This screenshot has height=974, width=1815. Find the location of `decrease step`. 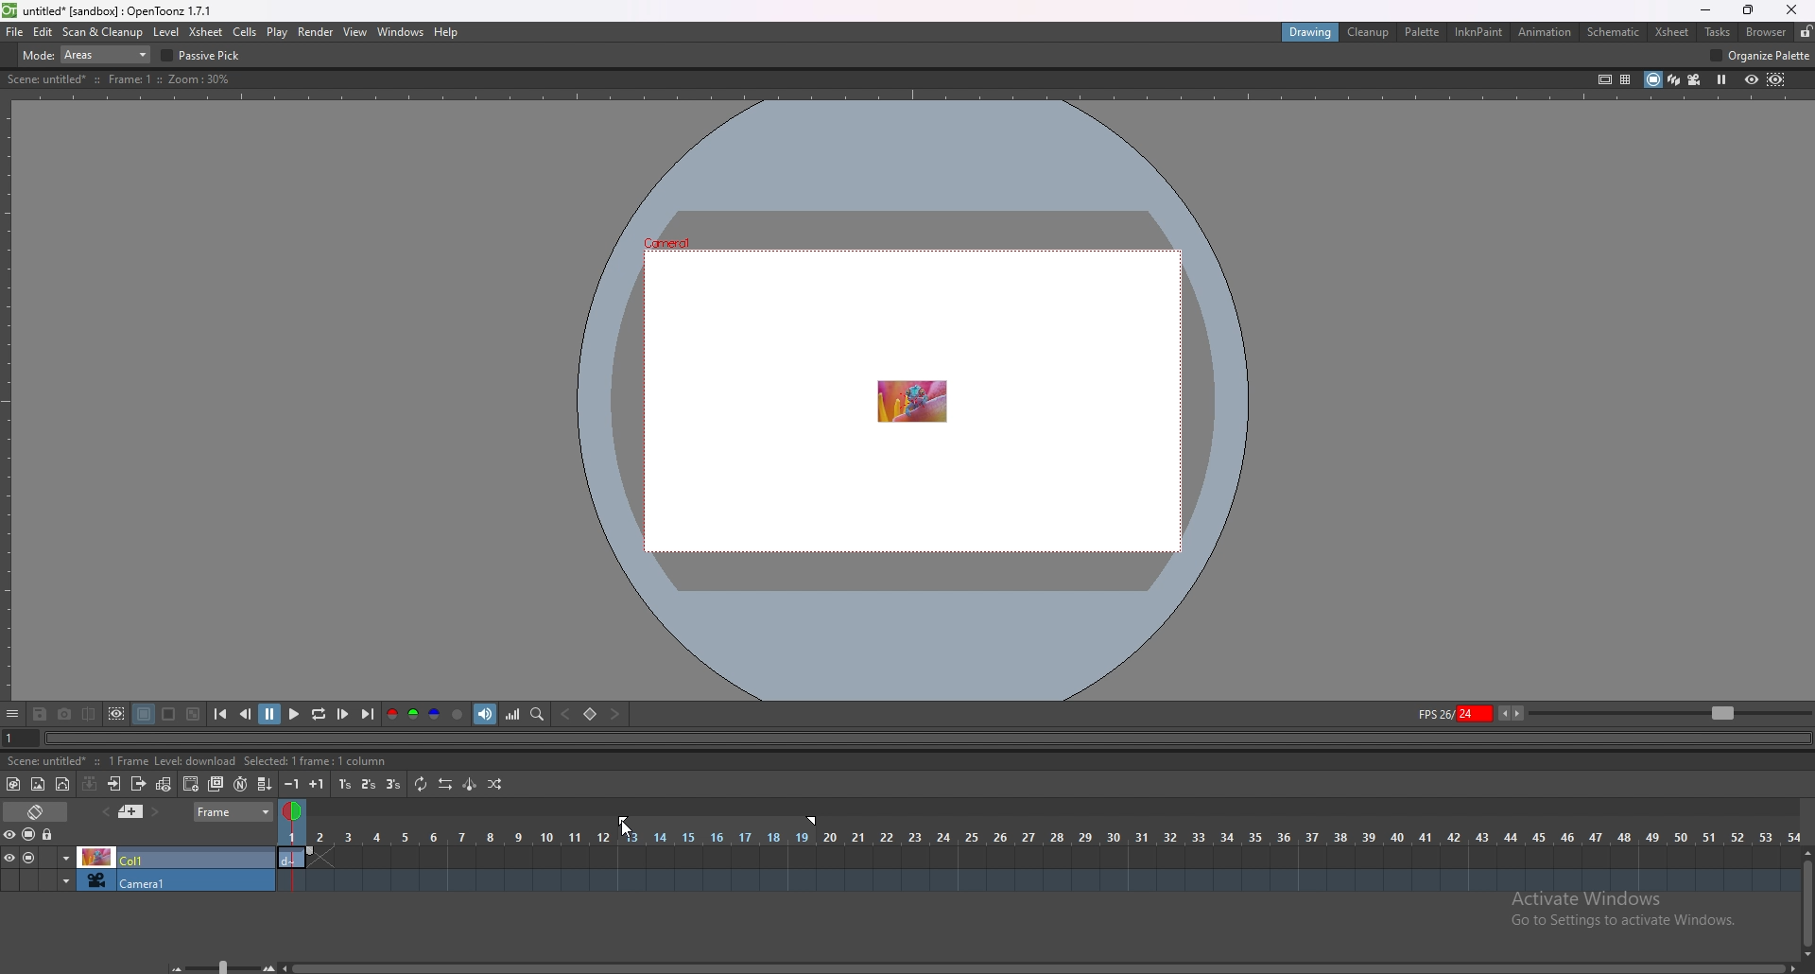

decrease step is located at coordinates (291, 784).